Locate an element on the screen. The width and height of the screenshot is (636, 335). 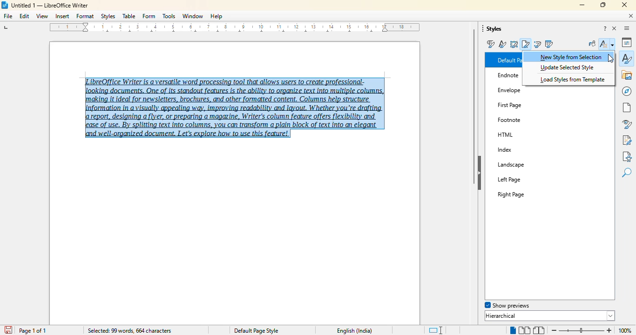
properties is located at coordinates (628, 42).